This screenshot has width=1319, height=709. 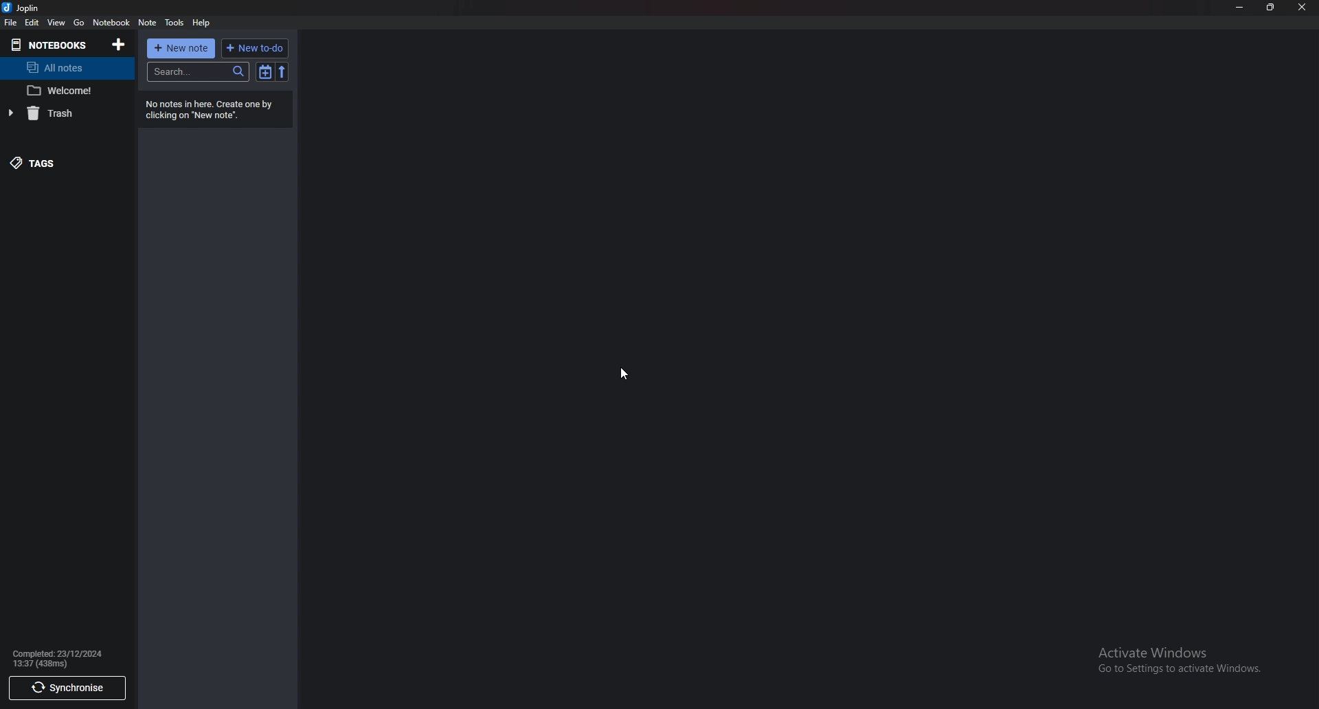 What do you see at coordinates (80, 23) in the screenshot?
I see `go` at bounding box center [80, 23].